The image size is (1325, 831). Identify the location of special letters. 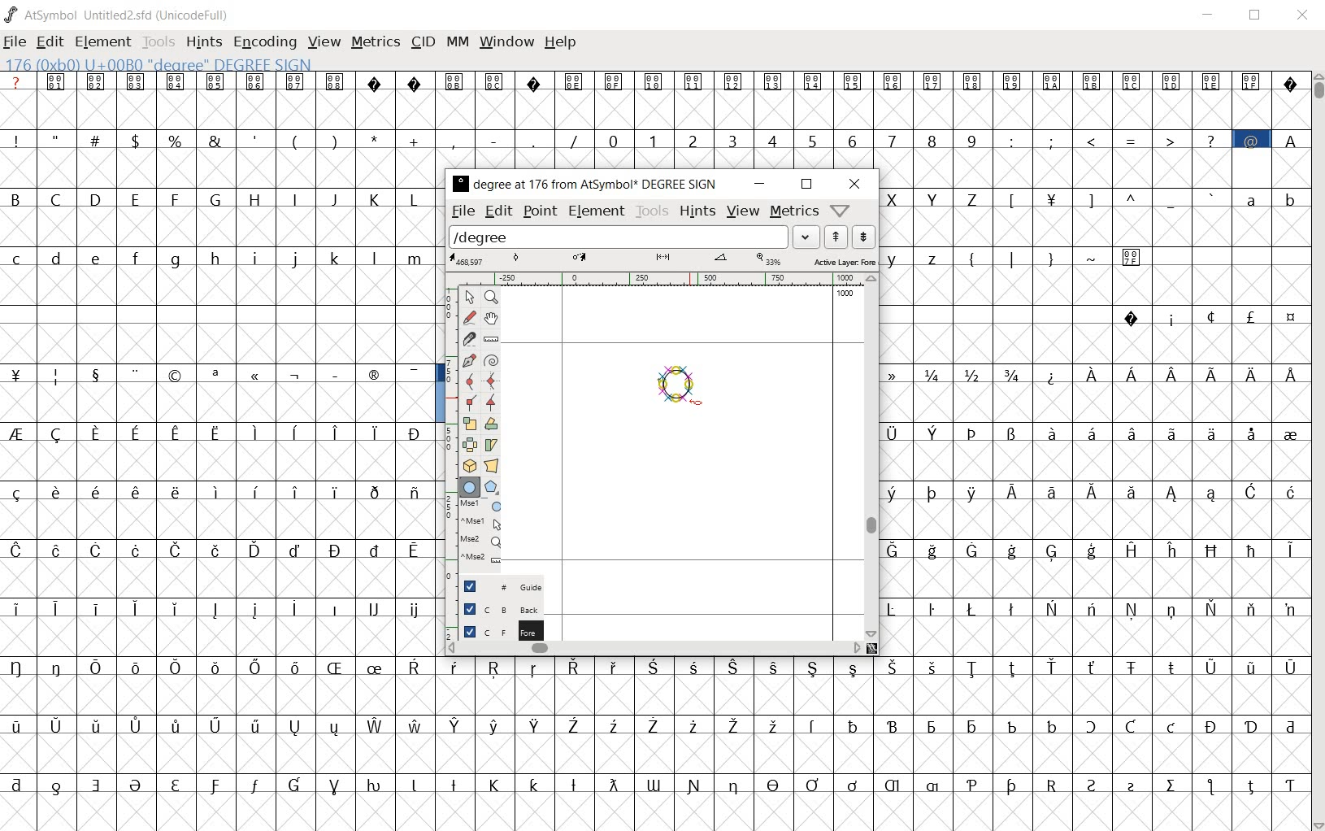
(219, 724).